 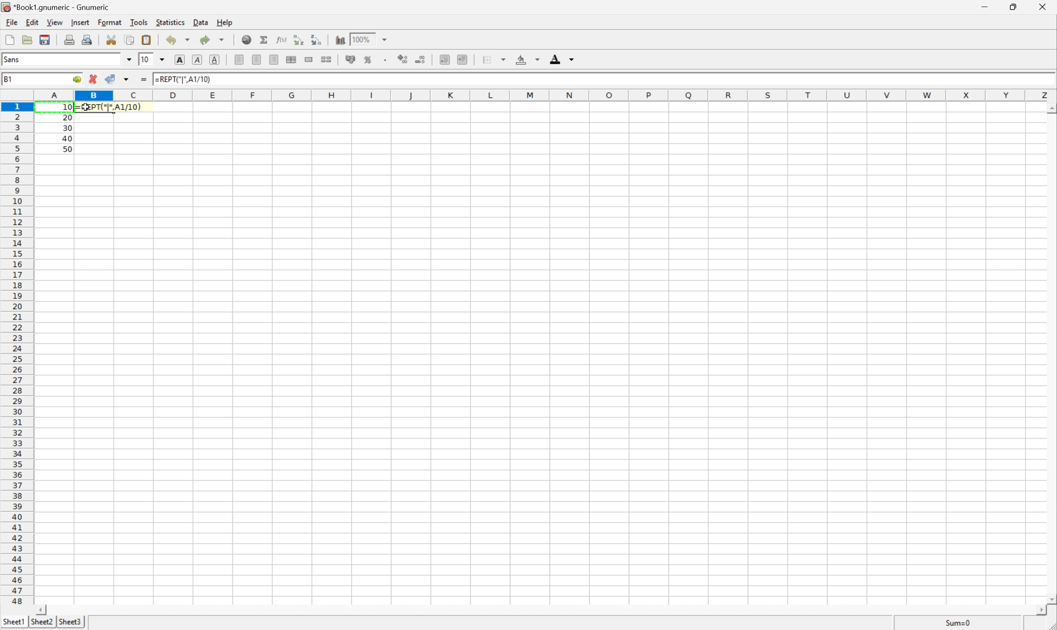 What do you see at coordinates (265, 39) in the screenshot?
I see `Sum in current cell` at bounding box center [265, 39].